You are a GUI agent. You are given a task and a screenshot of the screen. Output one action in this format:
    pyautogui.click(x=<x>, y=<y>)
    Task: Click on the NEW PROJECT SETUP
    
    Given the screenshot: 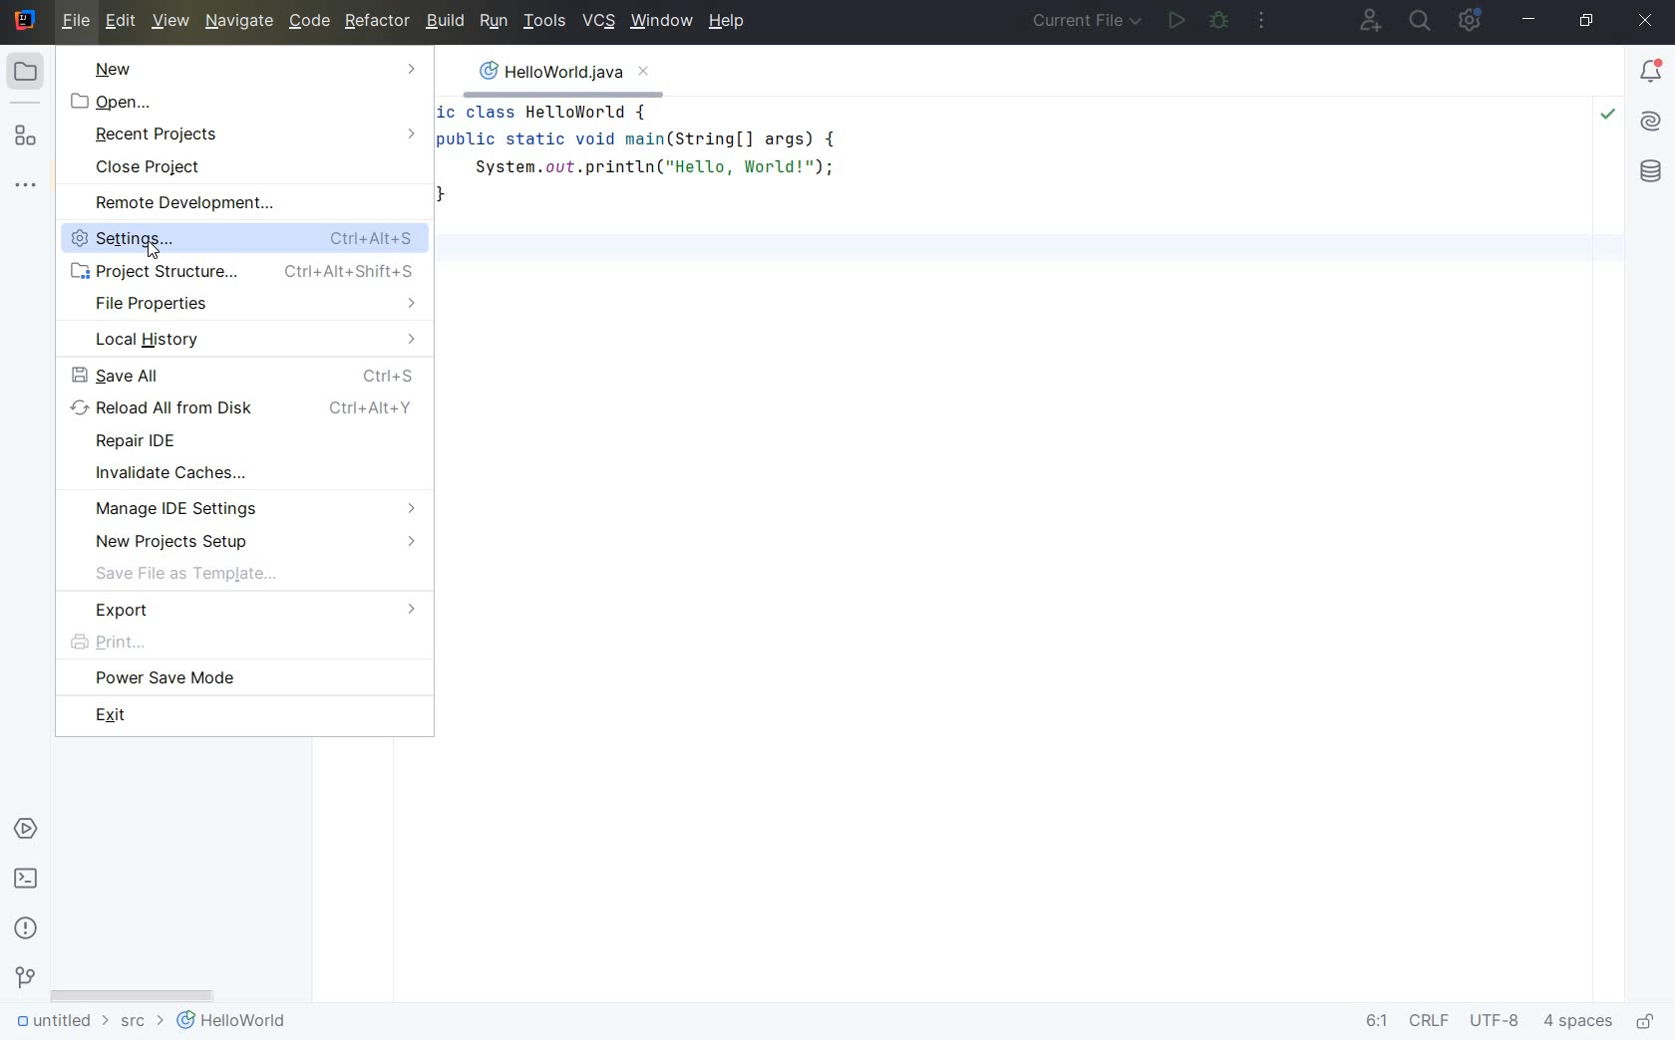 What is the action you would take?
    pyautogui.click(x=251, y=542)
    